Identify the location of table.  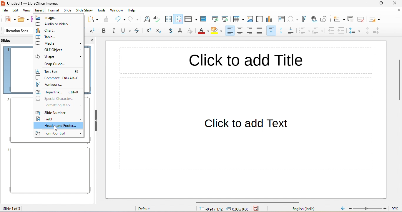
(52, 37).